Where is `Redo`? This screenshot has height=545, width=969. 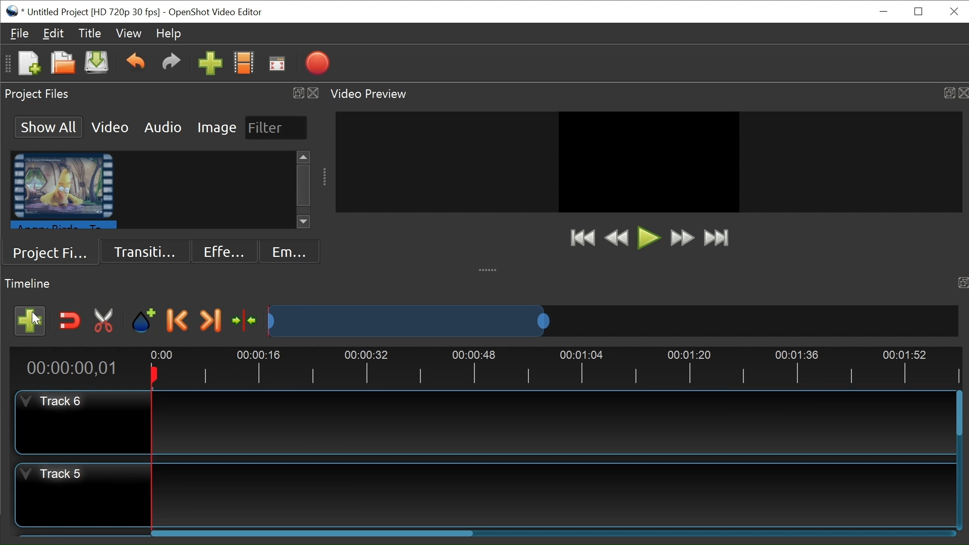
Redo is located at coordinates (170, 63).